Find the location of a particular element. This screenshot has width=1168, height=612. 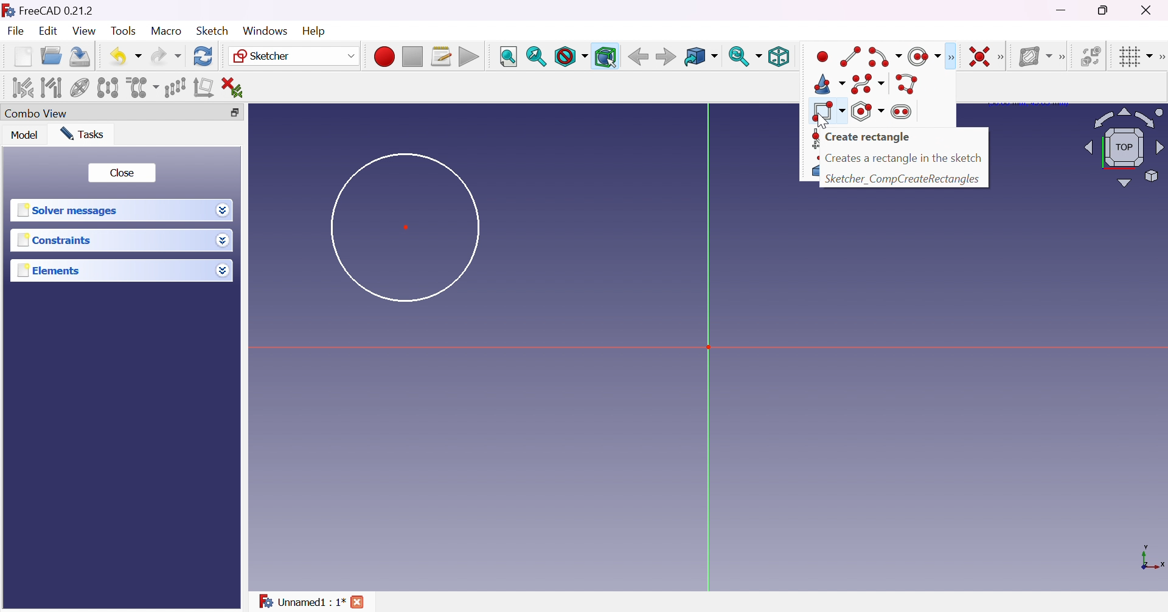

Refresh is located at coordinates (203, 55).